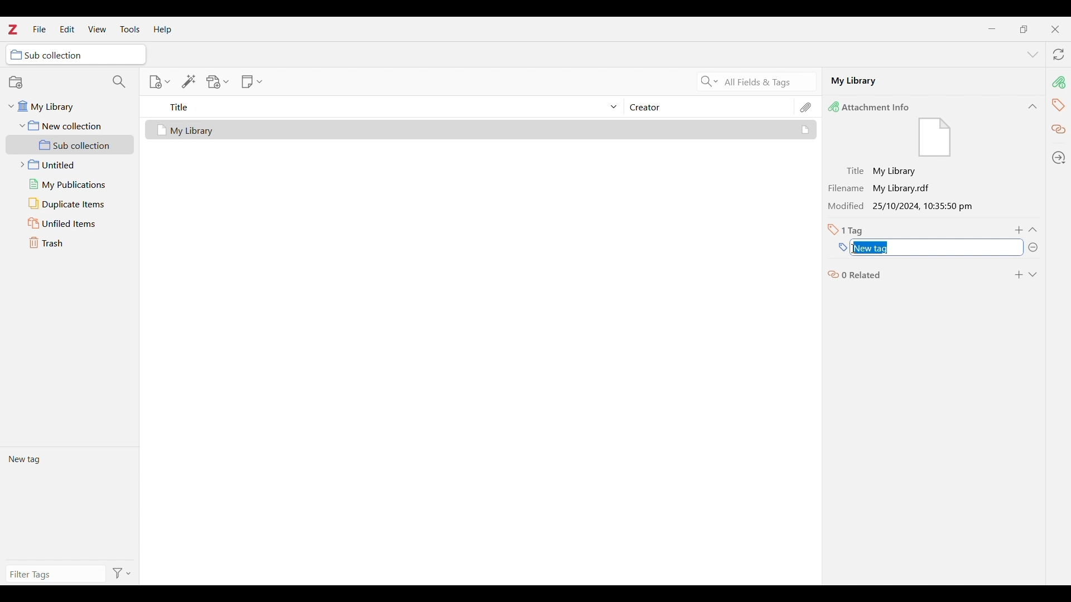 Image resolution: width=1071 pixels, height=602 pixels. Describe the element at coordinates (69, 503) in the screenshot. I see `Current tags` at that location.